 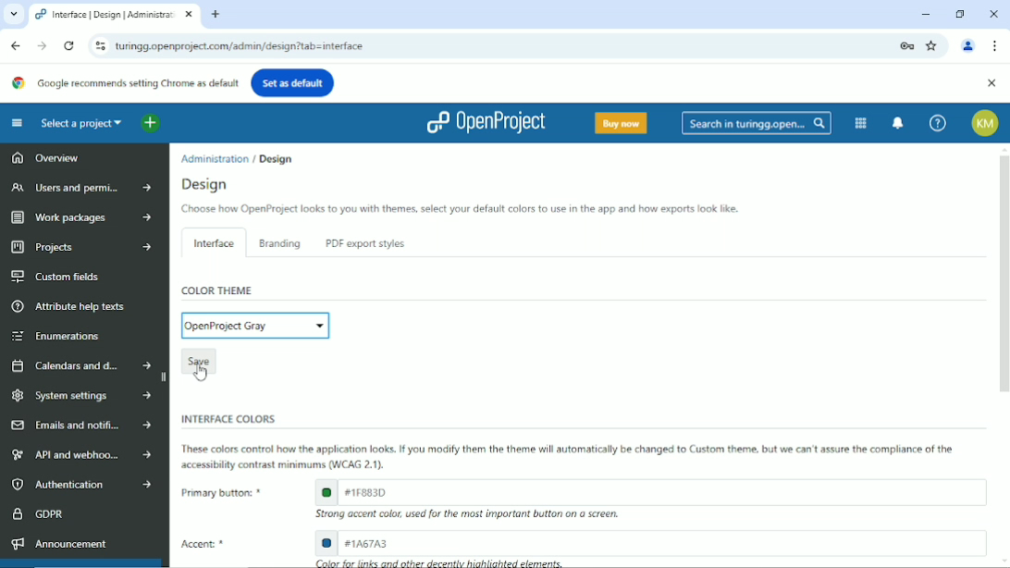 I want to click on Bookmark this tab, so click(x=933, y=45).